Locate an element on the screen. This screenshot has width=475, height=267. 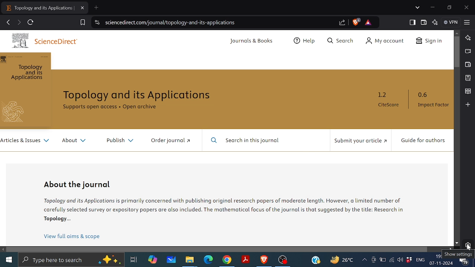
OBS studio is located at coordinates (283, 260).